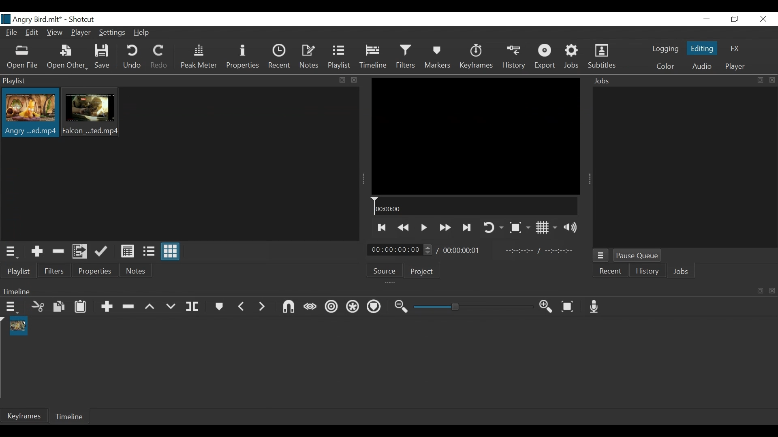 The height and width of the screenshot is (437, 778). I want to click on Jobs Panel, so click(684, 168).